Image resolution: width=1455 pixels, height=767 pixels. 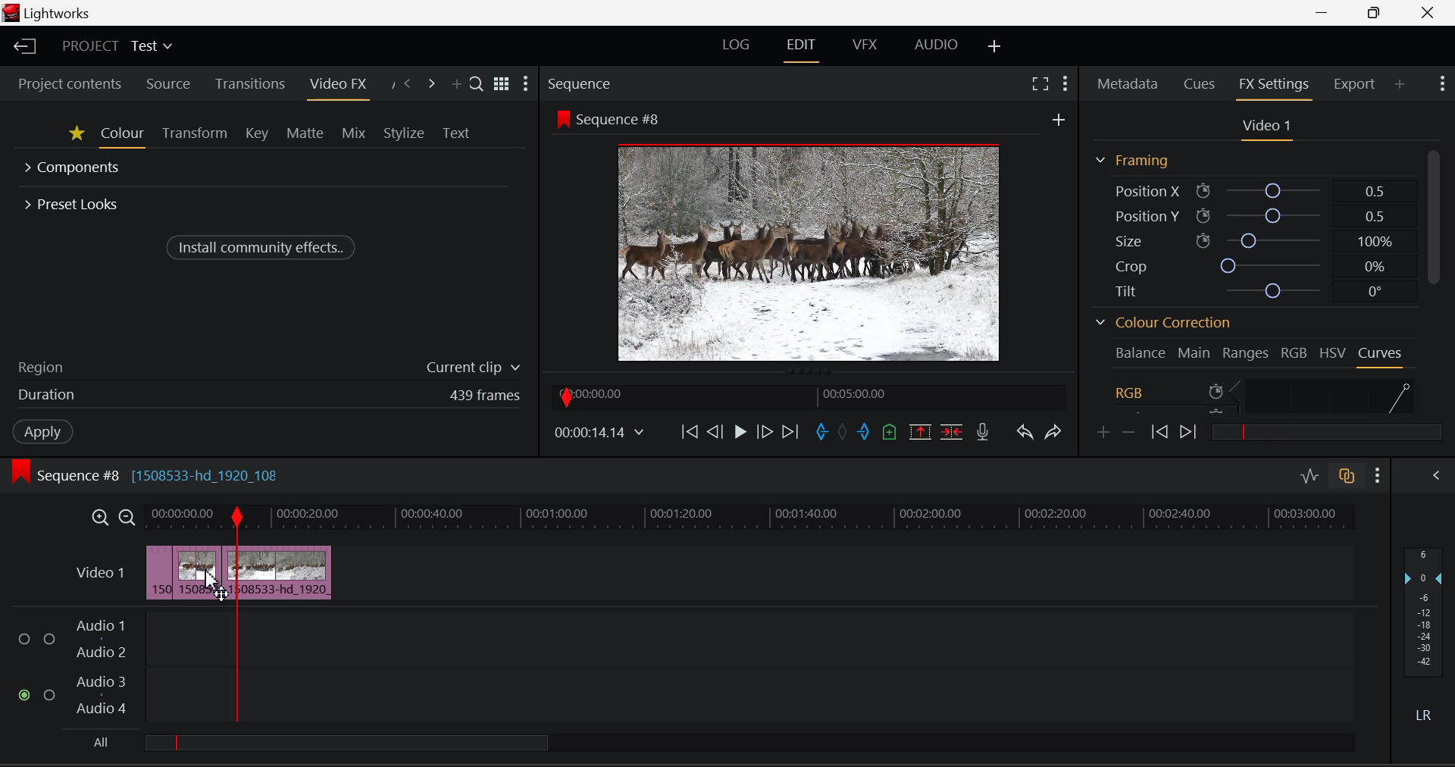 What do you see at coordinates (167, 84) in the screenshot?
I see `Source` at bounding box center [167, 84].